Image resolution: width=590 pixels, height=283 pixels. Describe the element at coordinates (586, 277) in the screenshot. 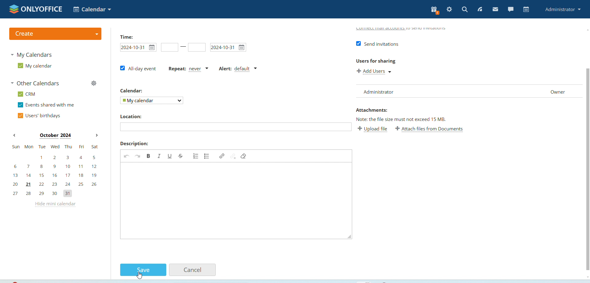

I see `scroll down` at that location.